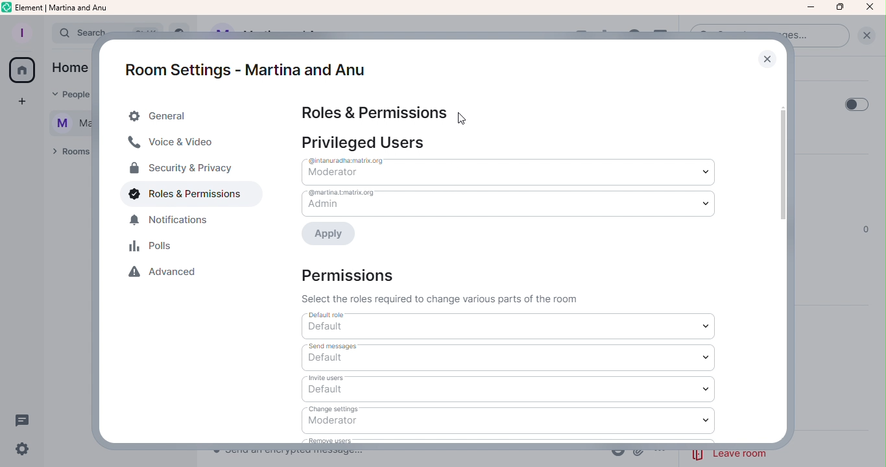 The height and width of the screenshot is (467, 886). What do you see at coordinates (182, 197) in the screenshot?
I see `Roles and permissions` at bounding box center [182, 197].